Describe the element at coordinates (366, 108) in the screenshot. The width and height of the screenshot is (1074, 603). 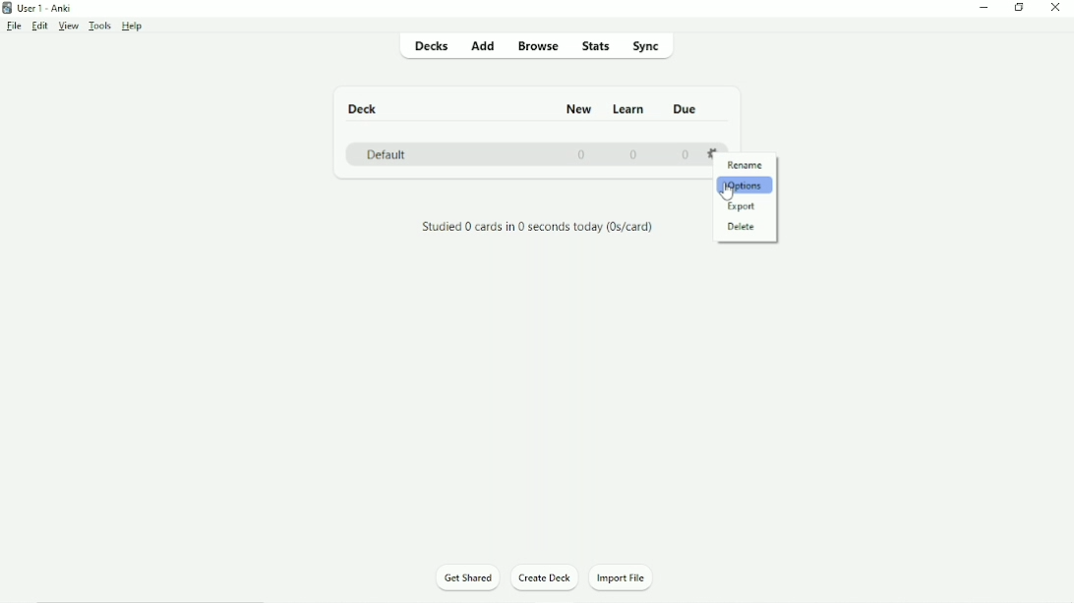
I see `Deck` at that location.